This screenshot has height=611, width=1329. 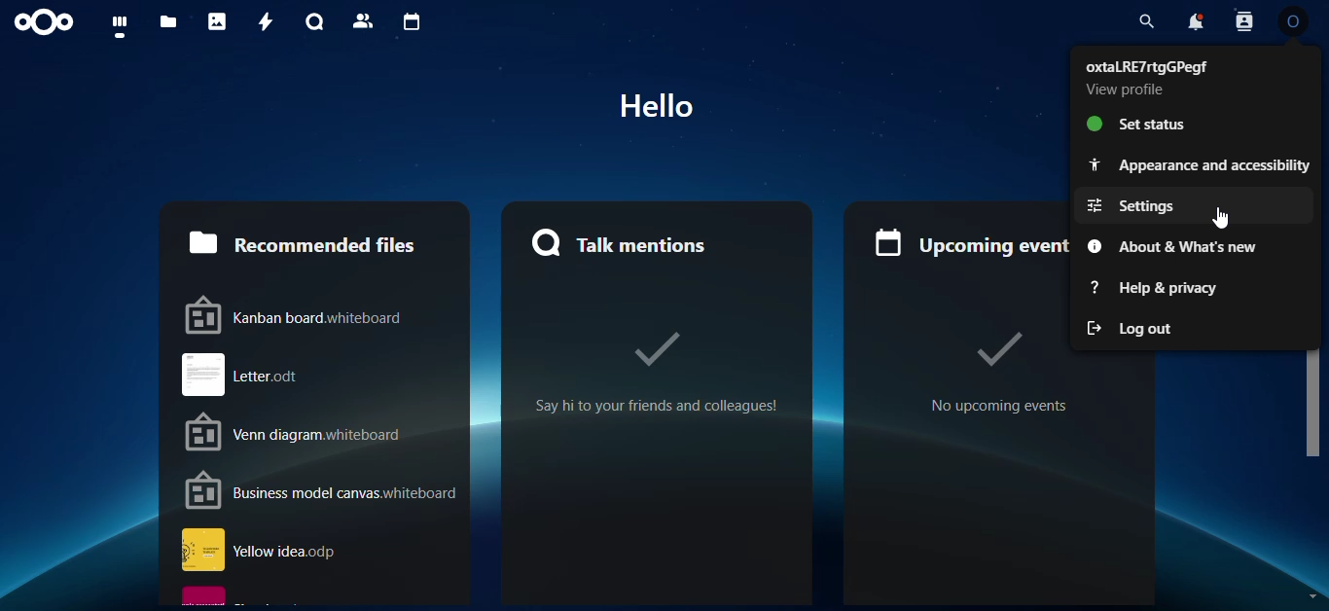 I want to click on log out, so click(x=1195, y=328).